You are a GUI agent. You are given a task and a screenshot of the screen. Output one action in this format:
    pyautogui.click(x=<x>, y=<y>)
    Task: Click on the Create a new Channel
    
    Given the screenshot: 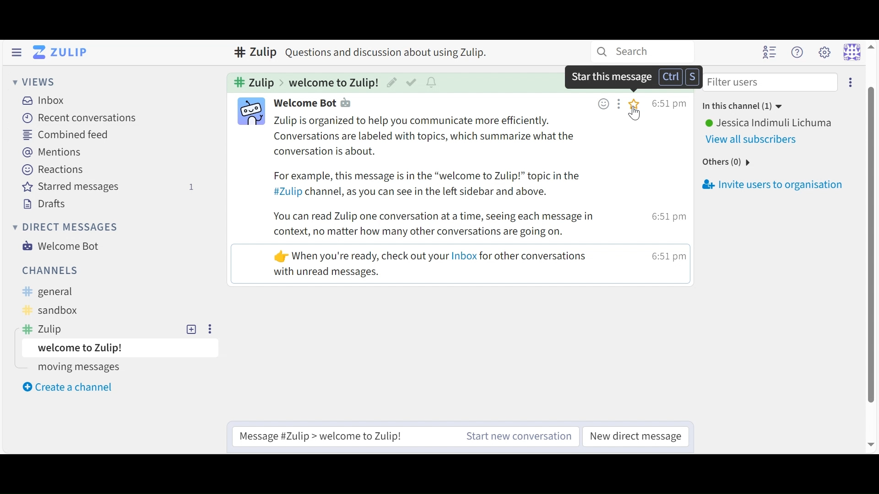 What is the action you would take?
    pyautogui.click(x=73, y=388)
    